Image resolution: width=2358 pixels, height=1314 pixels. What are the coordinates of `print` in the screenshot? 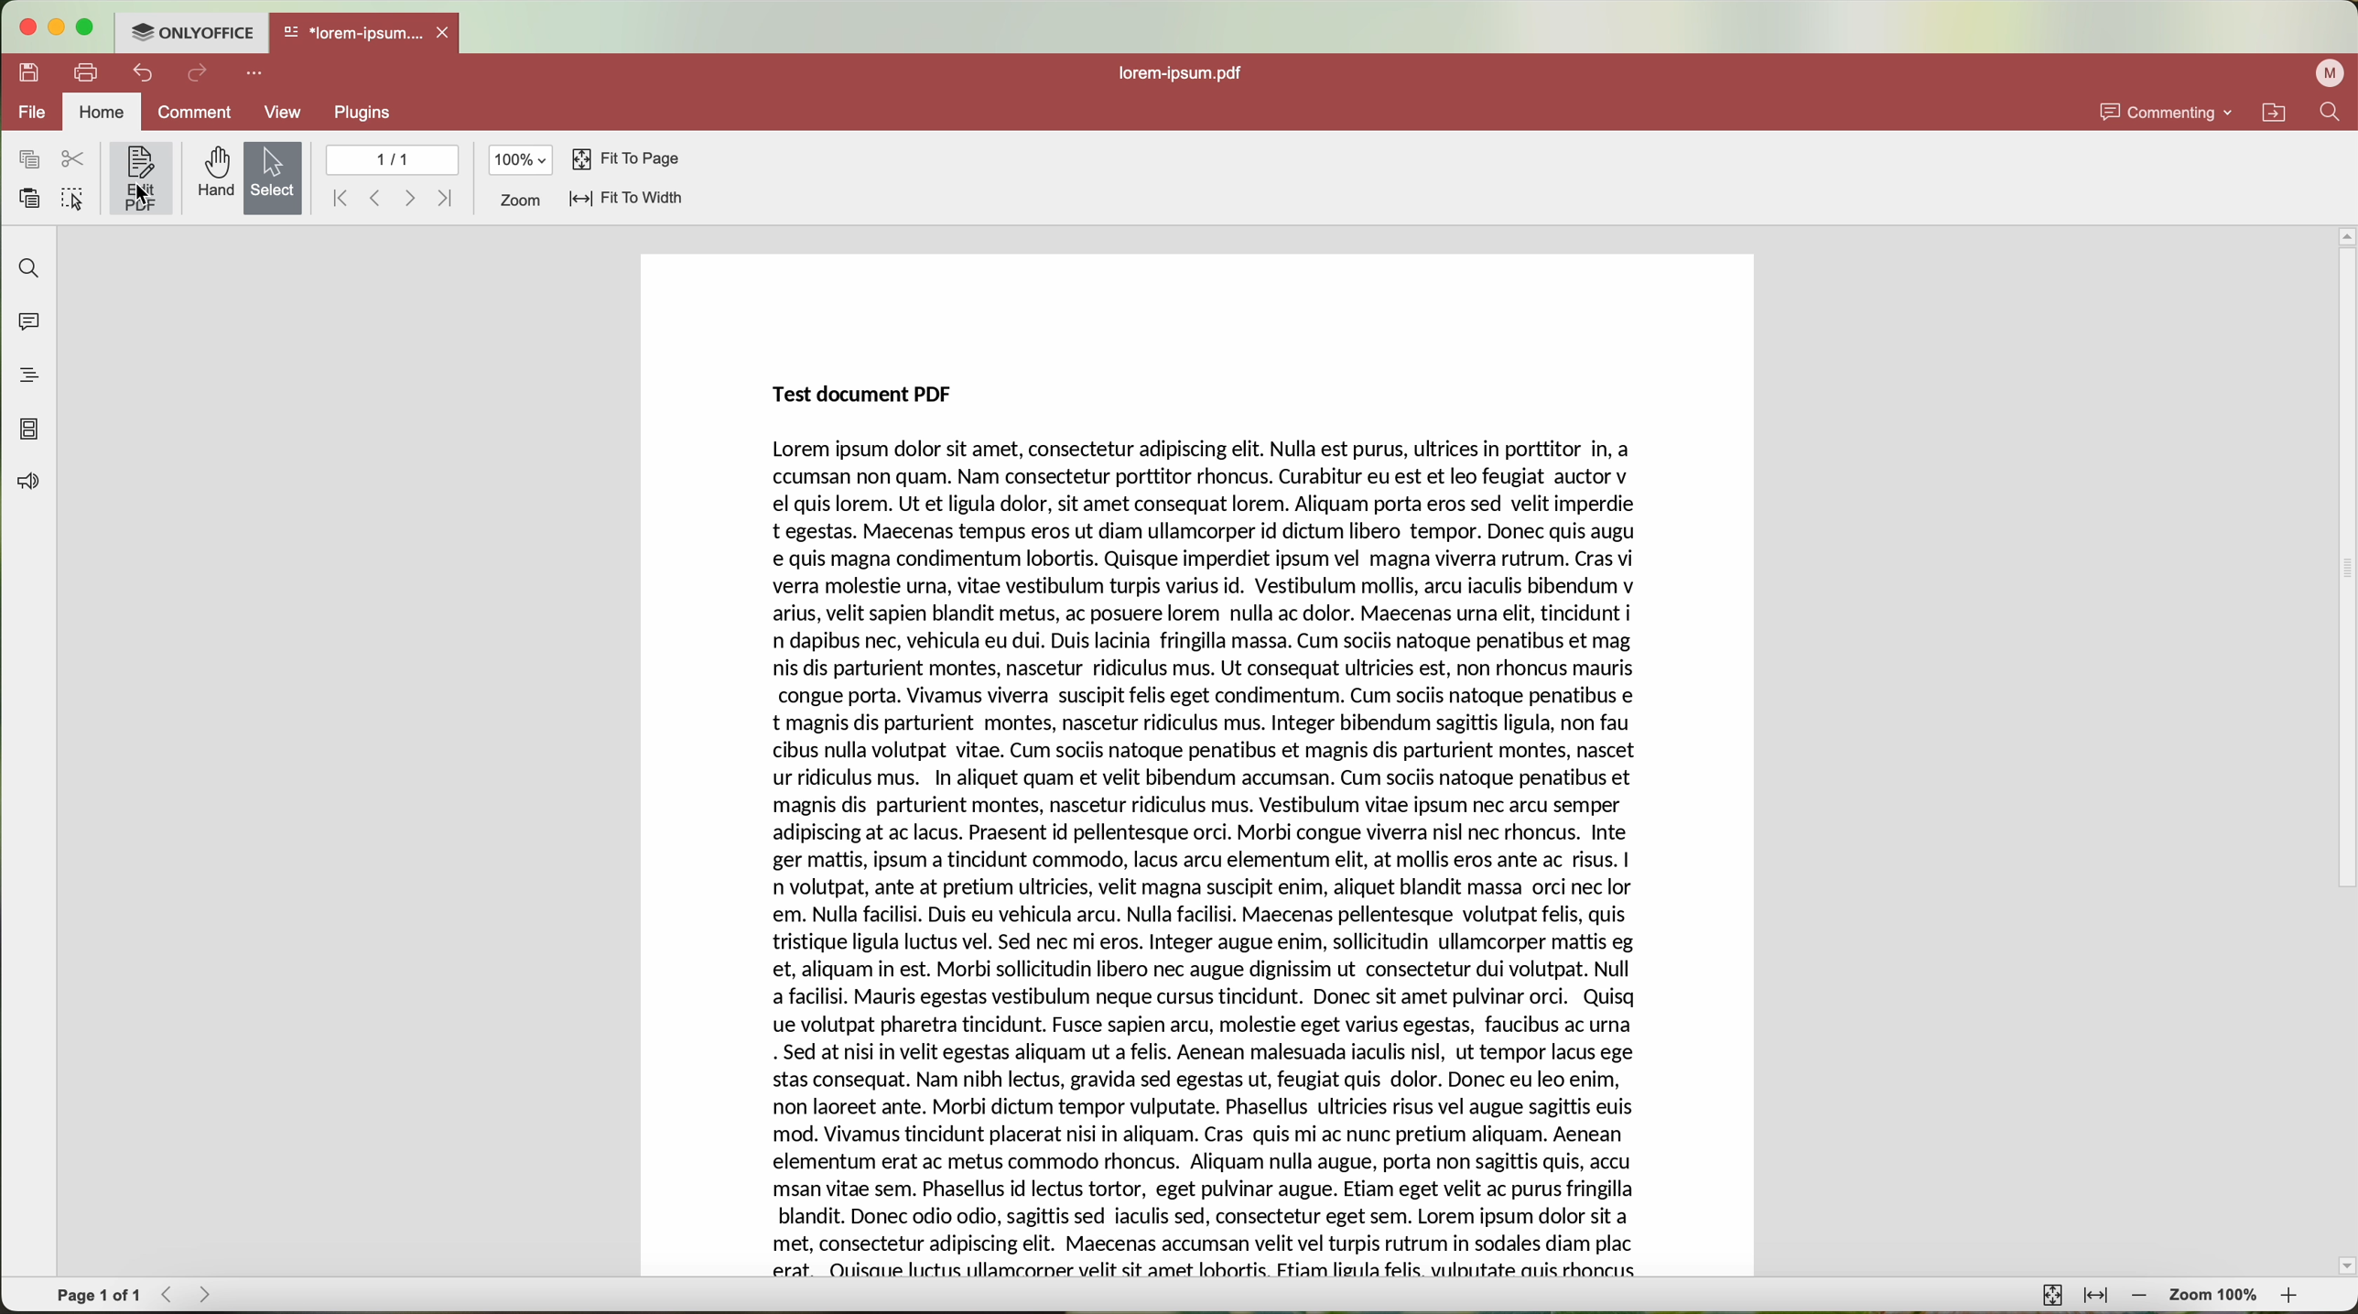 It's located at (85, 71).